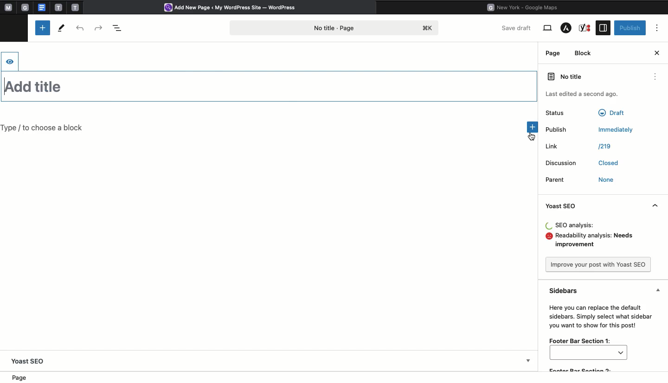 The image size is (668, 383). Describe the element at coordinates (584, 94) in the screenshot. I see `last edited a second ago` at that location.